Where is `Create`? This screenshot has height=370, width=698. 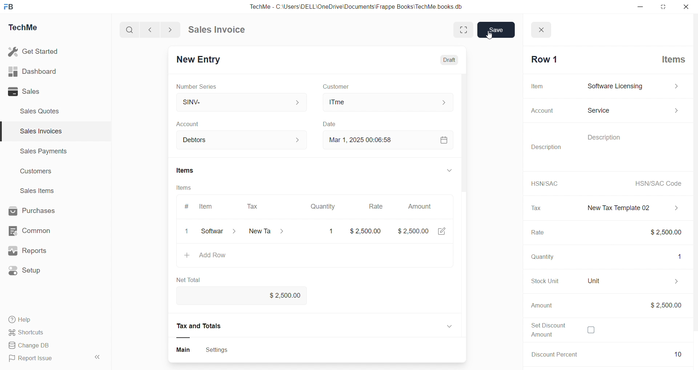 Create is located at coordinates (330, 122).